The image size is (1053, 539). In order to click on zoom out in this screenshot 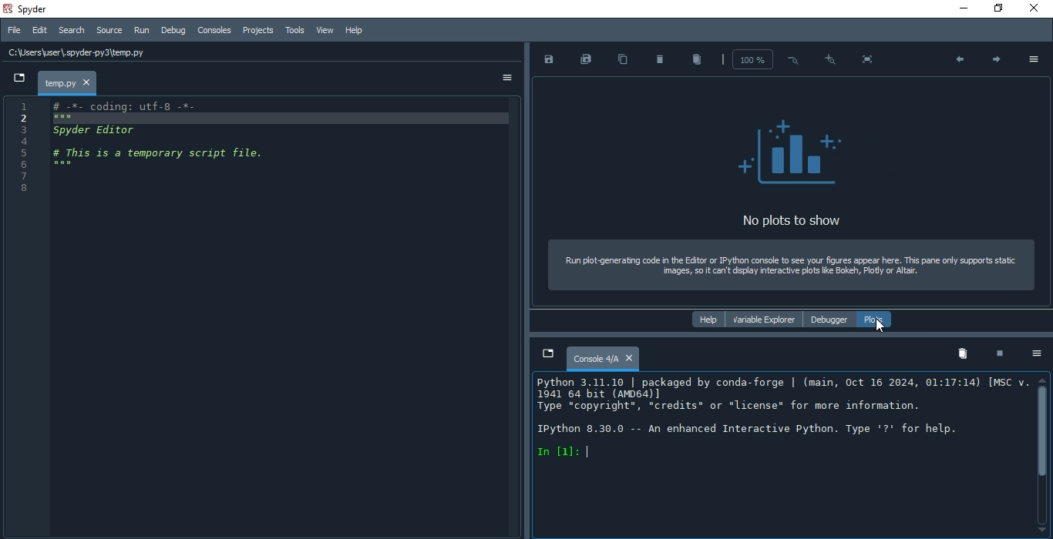, I will do `click(794, 57)`.